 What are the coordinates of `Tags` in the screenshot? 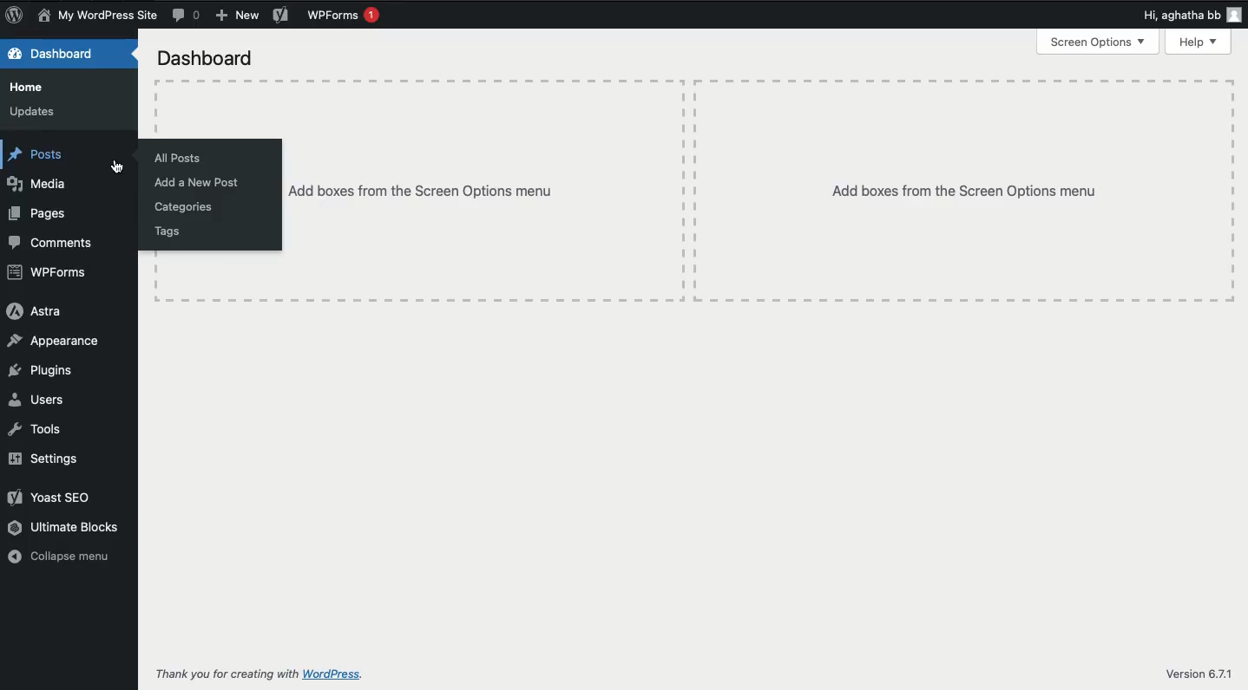 It's located at (167, 231).